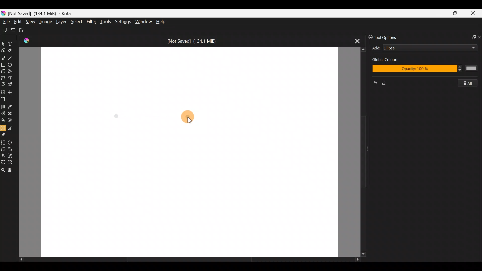 The image size is (482, 271). Describe the element at coordinates (61, 22) in the screenshot. I see `Layer` at that location.